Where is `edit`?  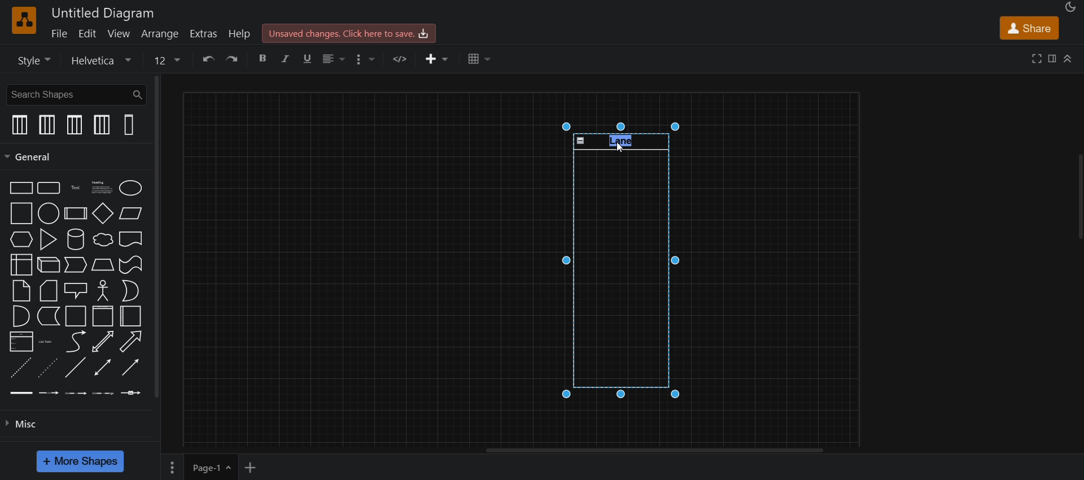
edit is located at coordinates (90, 34).